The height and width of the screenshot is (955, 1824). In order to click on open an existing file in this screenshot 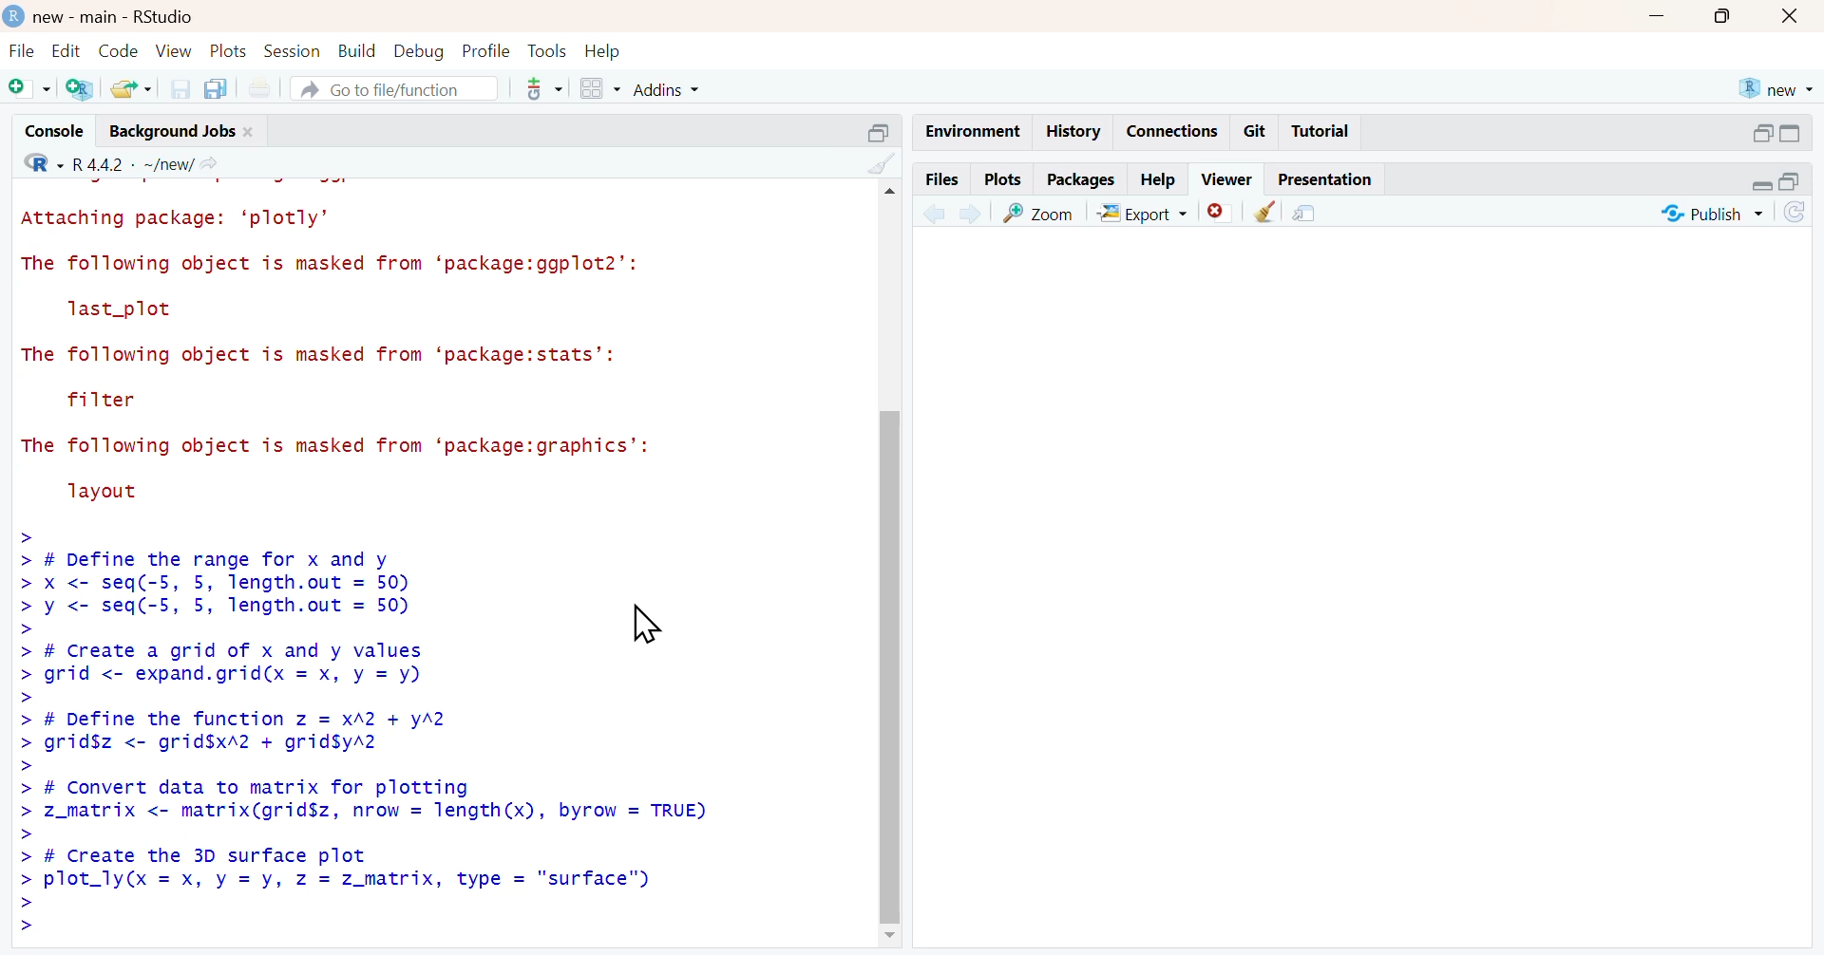, I will do `click(130, 89)`.